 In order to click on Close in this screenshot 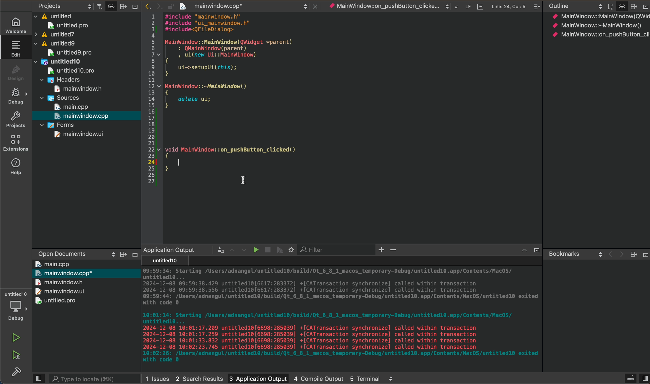, I will do `click(314, 5)`.